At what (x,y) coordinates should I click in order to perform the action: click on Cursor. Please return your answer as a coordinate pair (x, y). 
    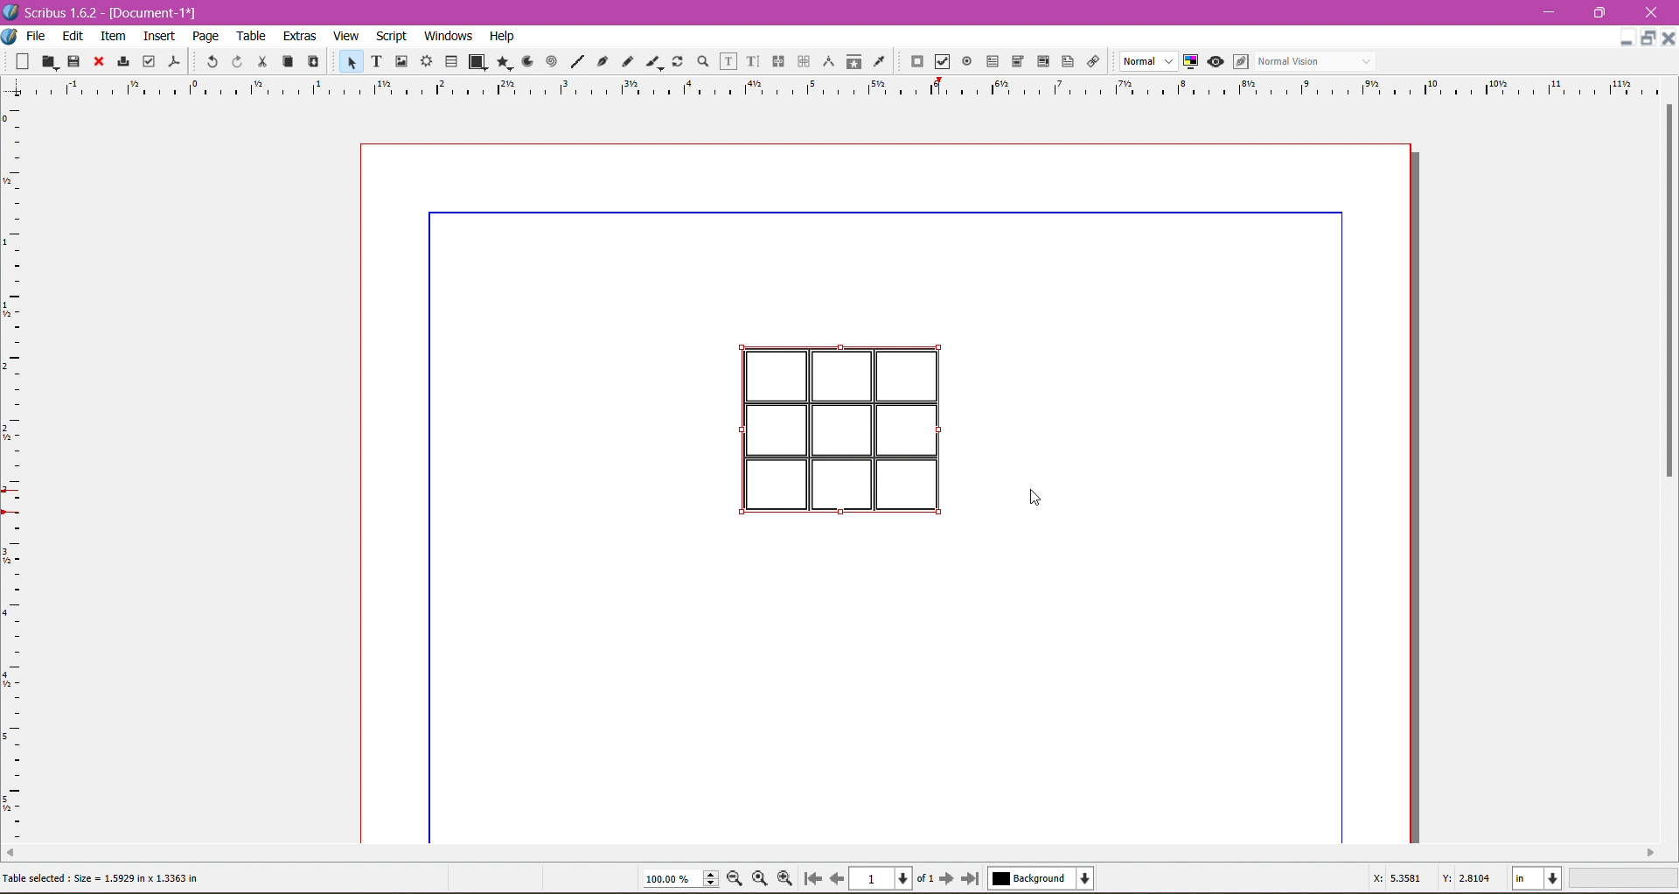
    Looking at the image, I should click on (1039, 499).